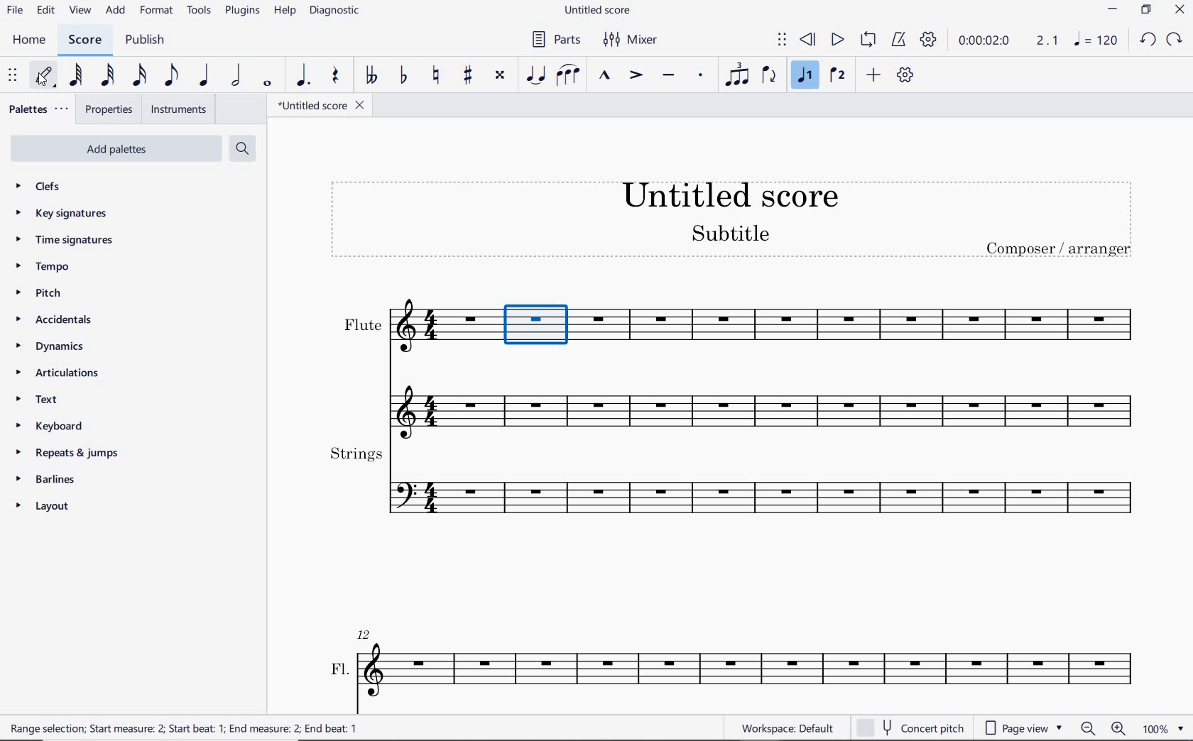 The image size is (1193, 741). What do you see at coordinates (244, 11) in the screenshot?
I see `PLUGINS` at bounding box center [244, 11].